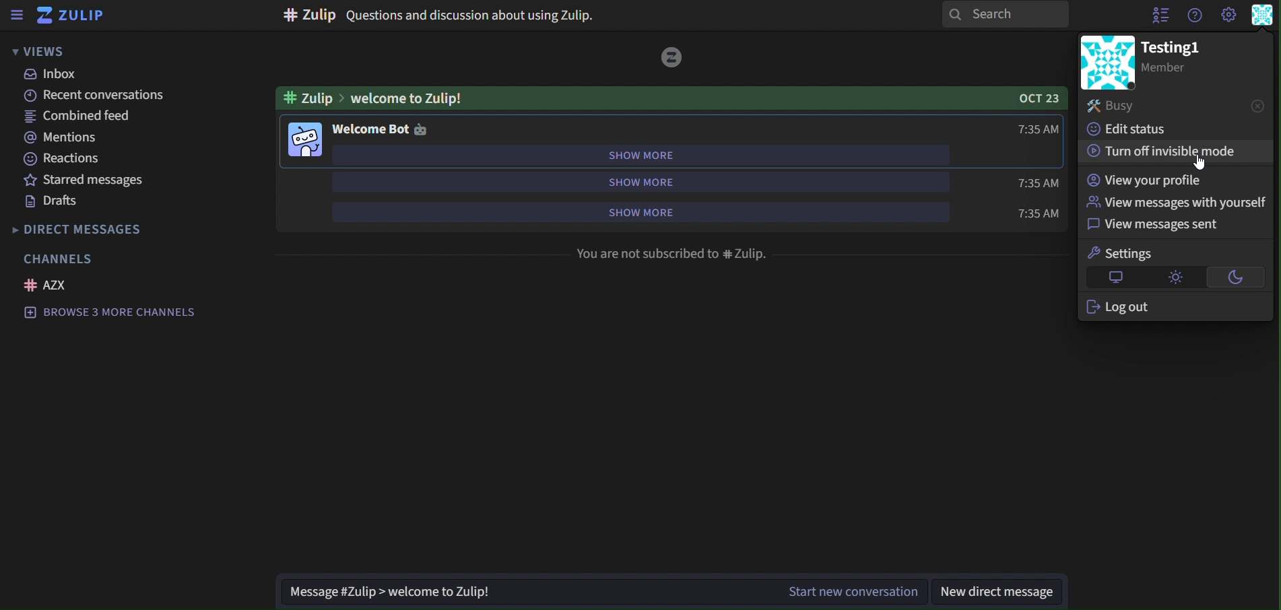 Image resolution: width=1281 pixels, height=610 pixels. Describe the element at coordinates (1235, 277) in the screenshot. I see `dark theme` at that location.